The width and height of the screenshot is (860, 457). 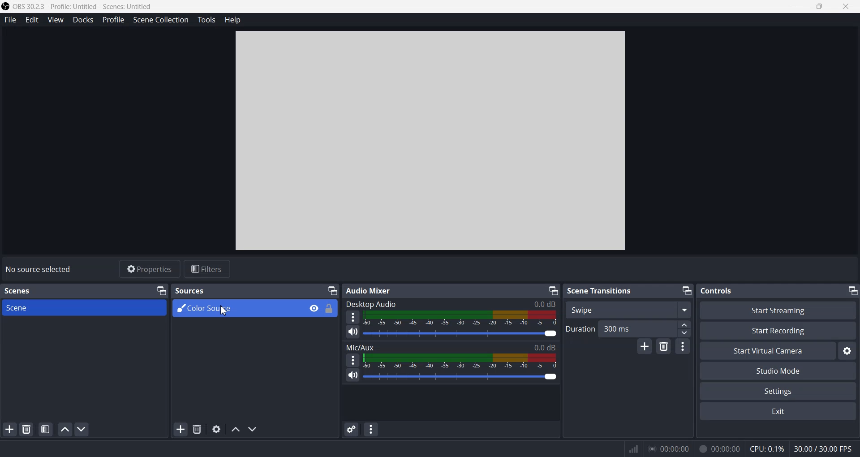 What do you see at coordinates (10, 21) in the screenshot?
I see `File` at bounding box center [10, 21].